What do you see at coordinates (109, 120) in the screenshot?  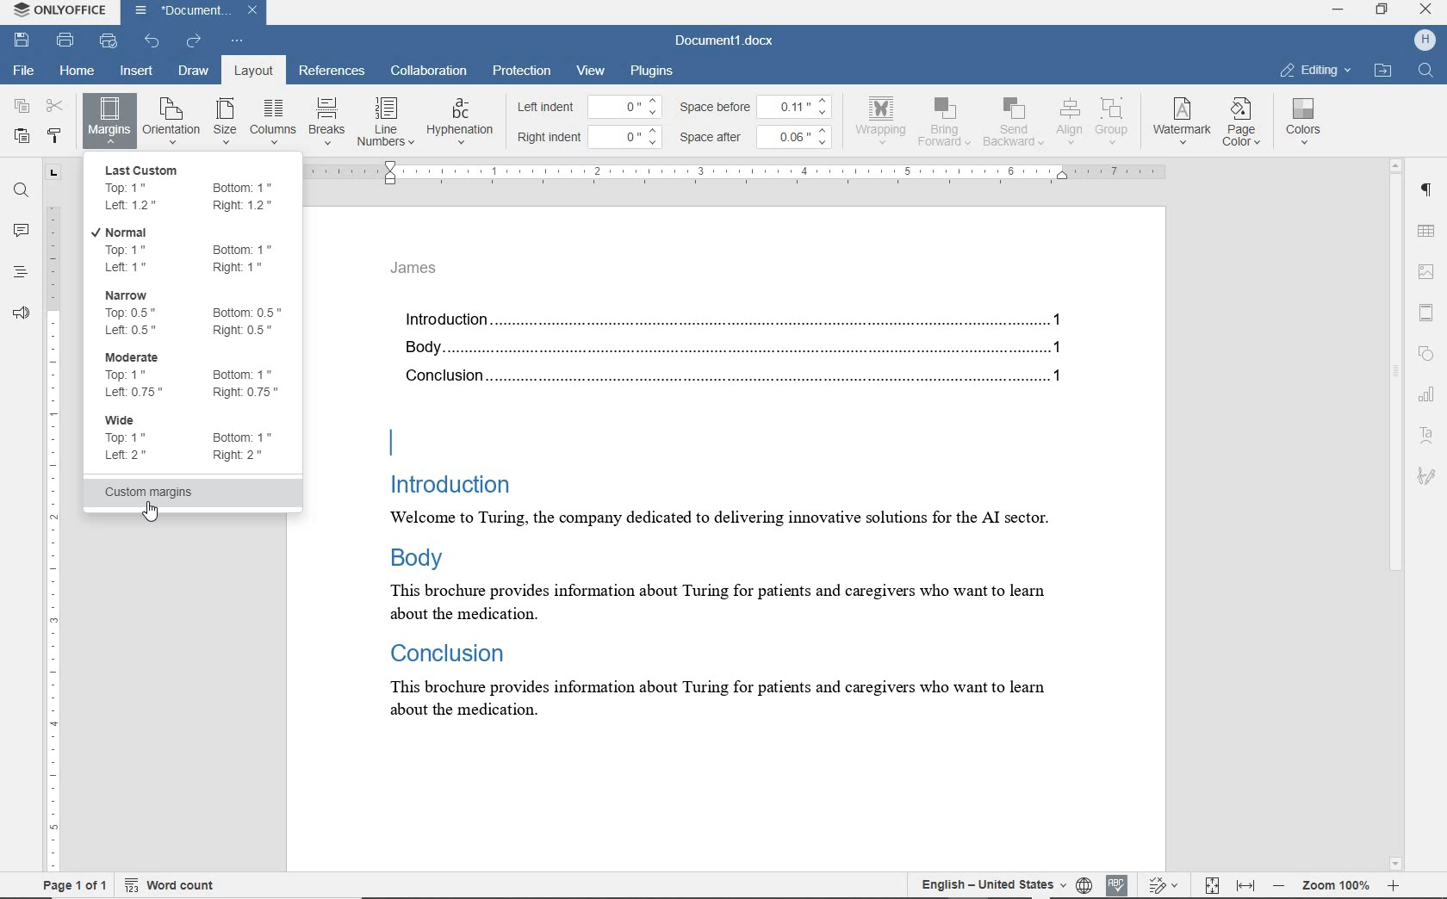 I see `margins` at bounding box center [109, 120].